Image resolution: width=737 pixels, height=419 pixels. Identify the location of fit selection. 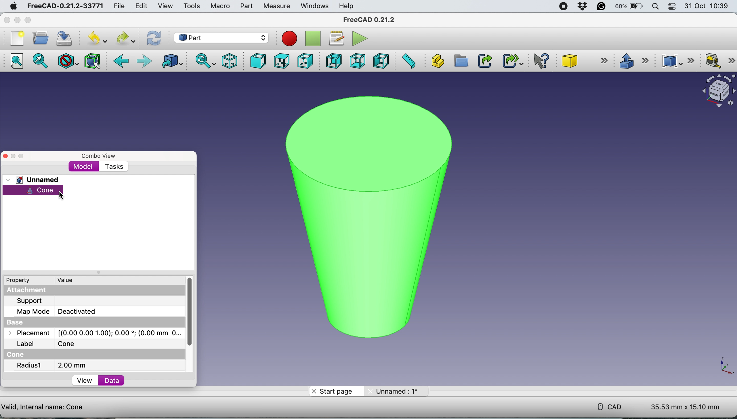
(42, 61).